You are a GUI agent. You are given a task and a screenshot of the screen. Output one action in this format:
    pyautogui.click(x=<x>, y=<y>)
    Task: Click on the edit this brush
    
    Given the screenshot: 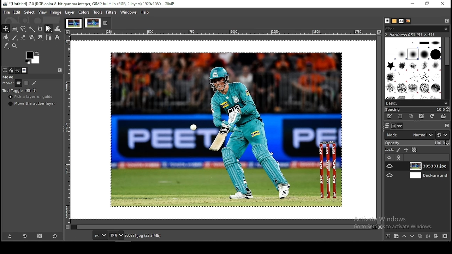 What is the action you would take?
    pyautogui.click(x=390, y=116)
    